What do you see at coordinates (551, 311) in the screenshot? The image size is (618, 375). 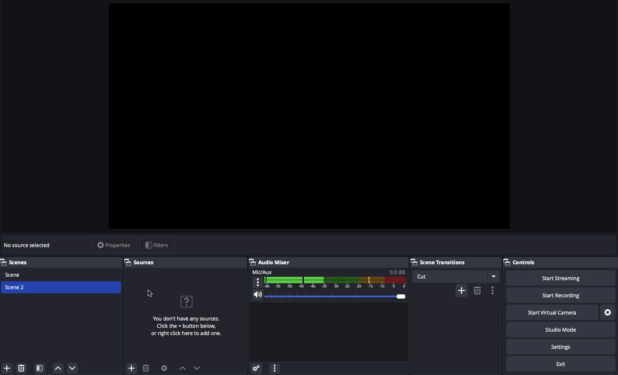 I see `Start virtual camera` at bounding box center [551, 311].